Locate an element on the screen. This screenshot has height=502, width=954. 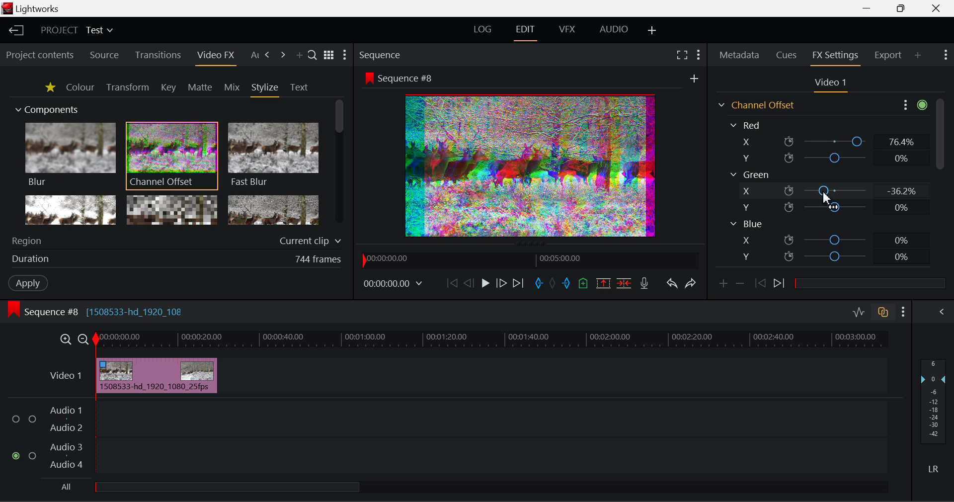
Sequence Editing Level is located at coordinates (40, 313).